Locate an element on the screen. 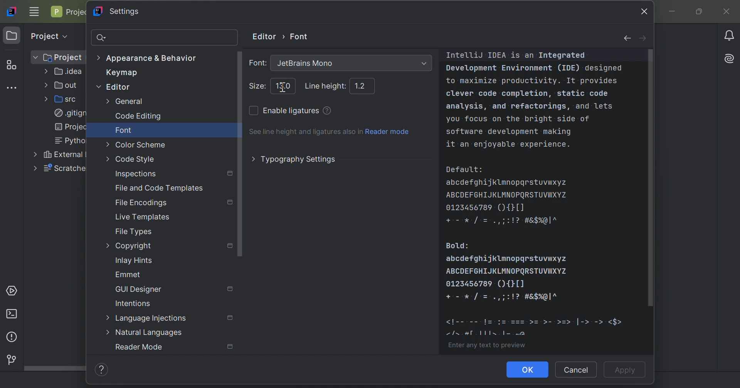  scroll bar  is located at coordinates (654, 179).